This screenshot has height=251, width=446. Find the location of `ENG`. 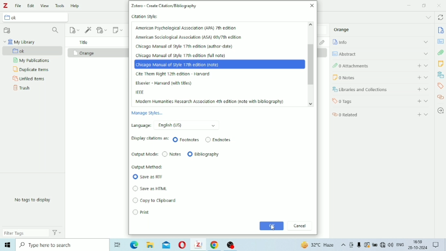

ENG is located at coordinates (400, 244).